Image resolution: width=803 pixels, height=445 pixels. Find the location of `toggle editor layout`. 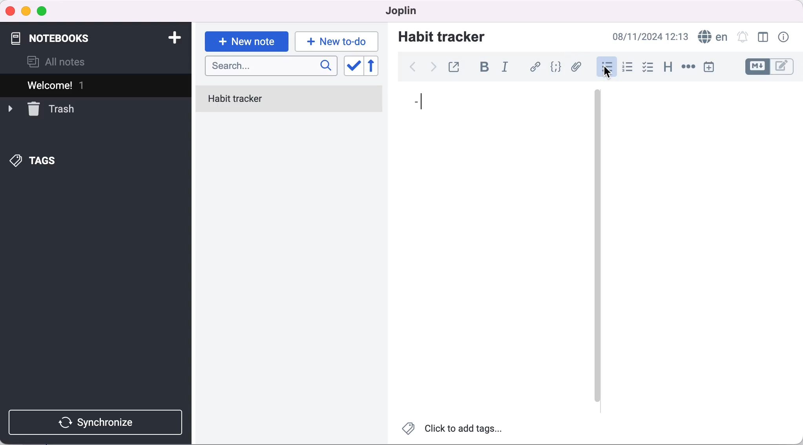

toggle editor layout is located at coordinates (764, 37).